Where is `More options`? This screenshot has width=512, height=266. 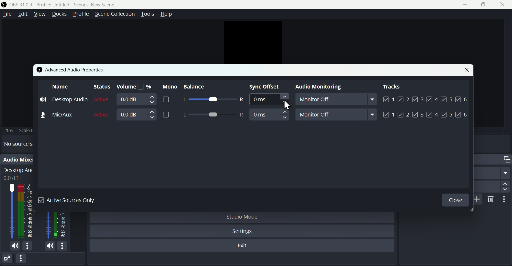 More options is located at coordinates (22, 260).